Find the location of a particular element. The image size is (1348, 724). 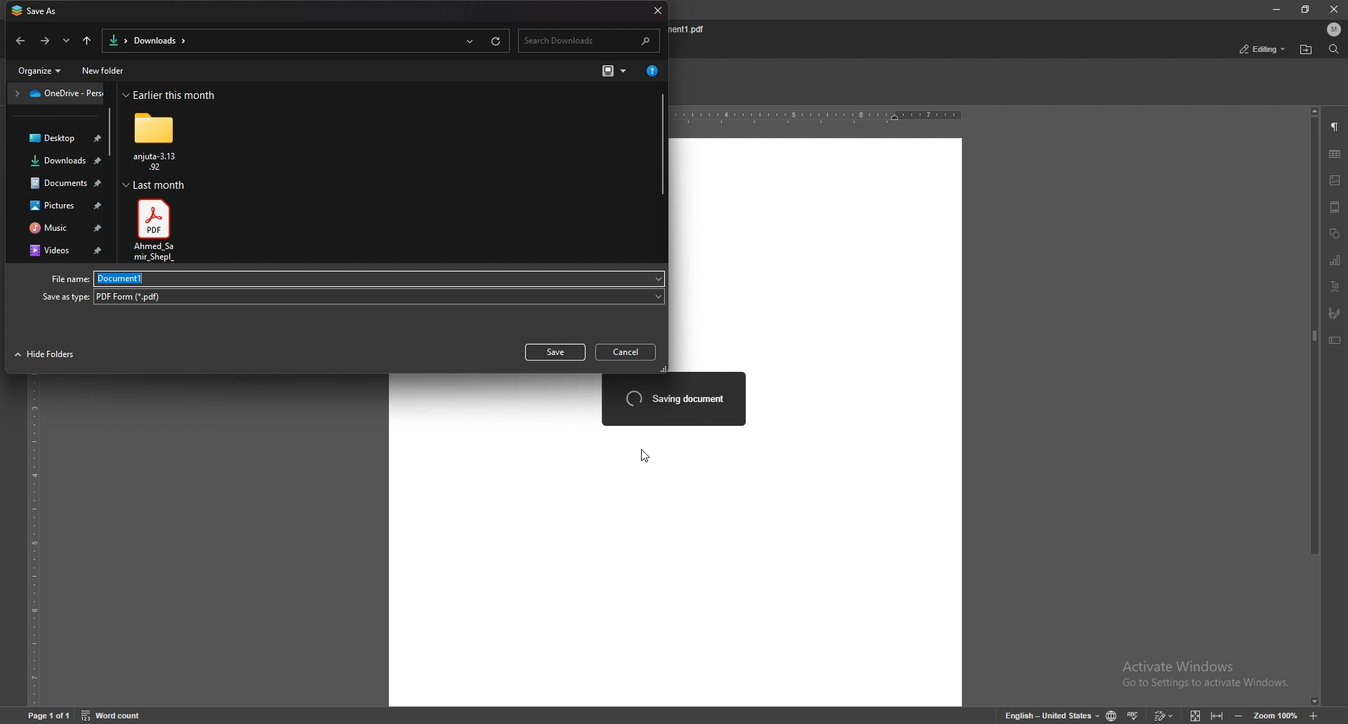

header and footer is located at coordinates (1335, 207).